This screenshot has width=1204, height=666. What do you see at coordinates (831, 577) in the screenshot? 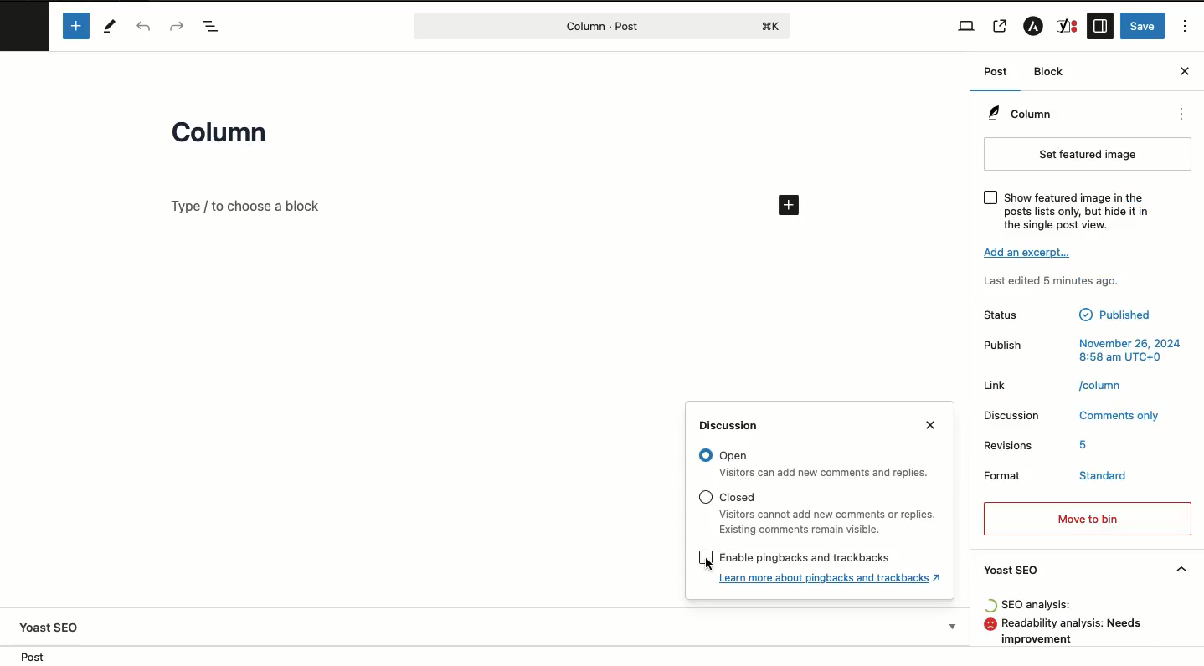
I see `Enable pingbacks and trackbacks` at bounding box center [831, 577].